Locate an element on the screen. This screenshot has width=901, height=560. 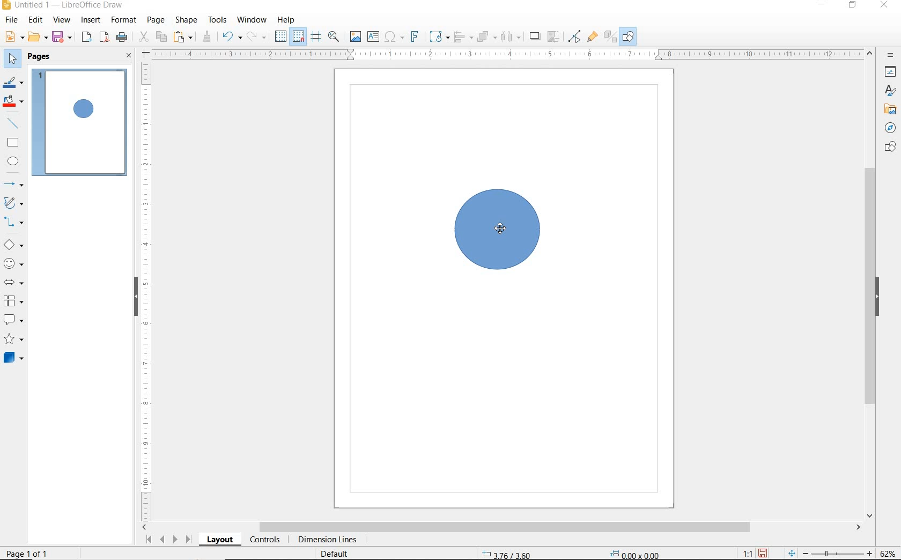
GALLERY is located at coordinates (890, 109).